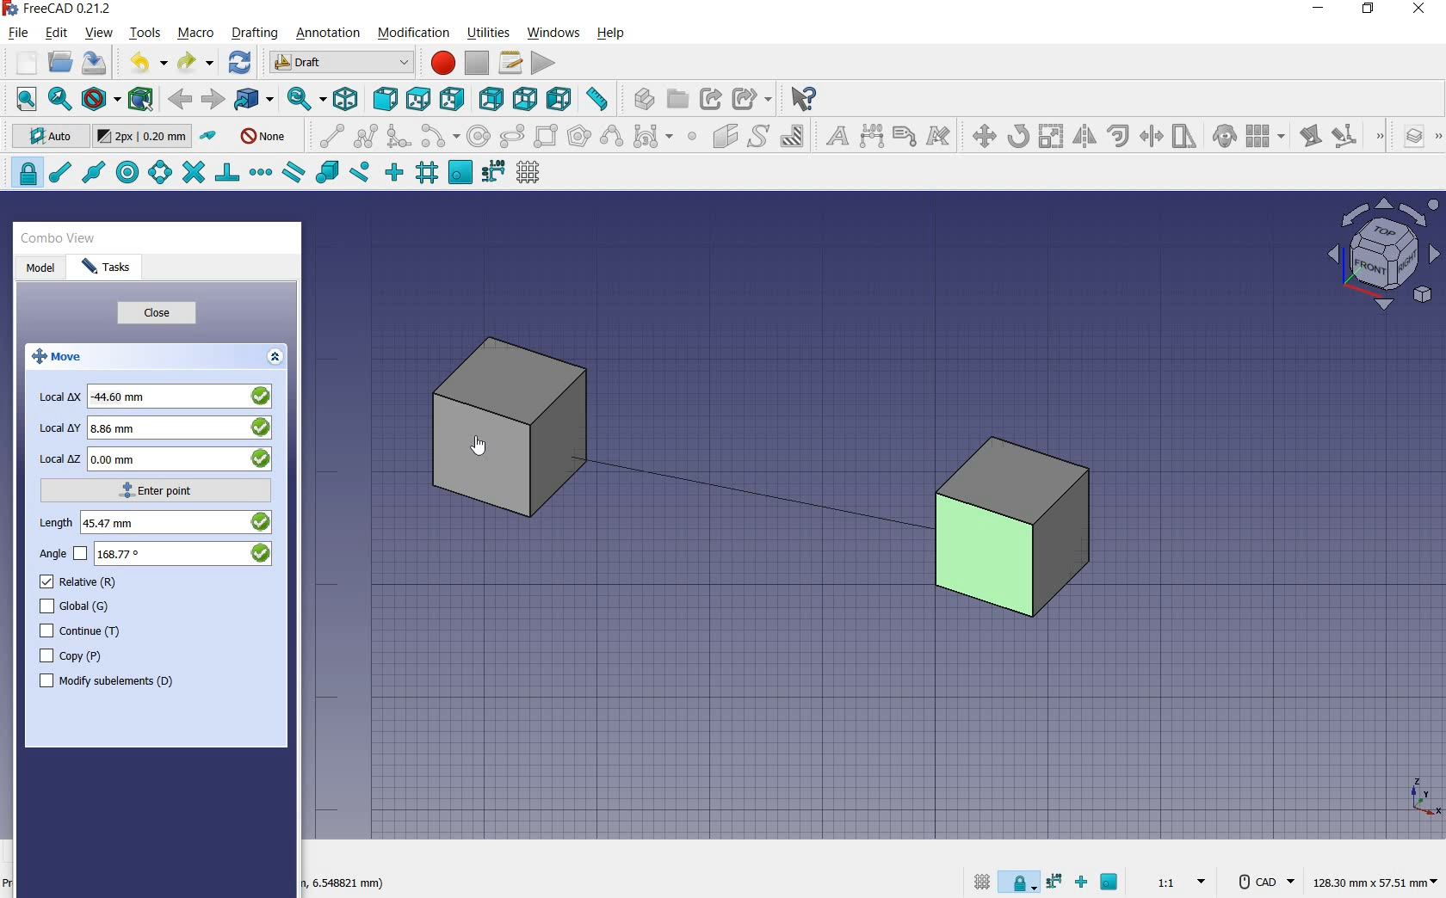 The height and width of the screenshot is (898, 1446). I want to click on windows, so click(553, 33).